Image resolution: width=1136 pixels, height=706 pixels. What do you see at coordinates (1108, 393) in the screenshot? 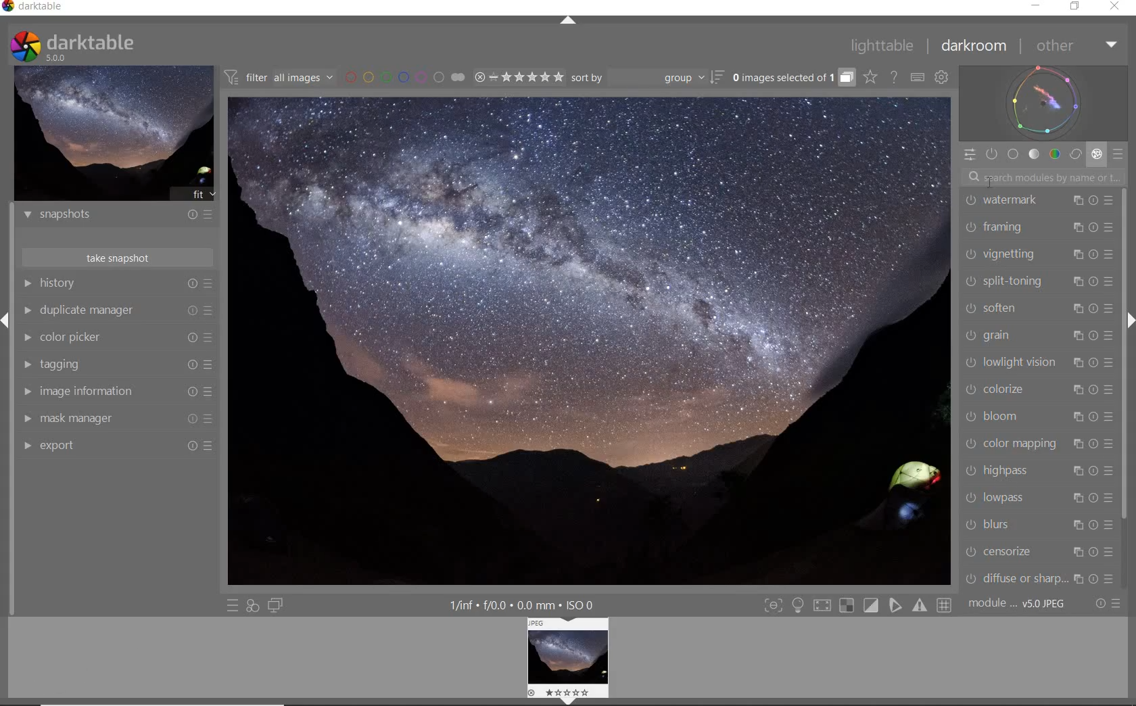
I see `presets` at bounding box center [1108, 393].